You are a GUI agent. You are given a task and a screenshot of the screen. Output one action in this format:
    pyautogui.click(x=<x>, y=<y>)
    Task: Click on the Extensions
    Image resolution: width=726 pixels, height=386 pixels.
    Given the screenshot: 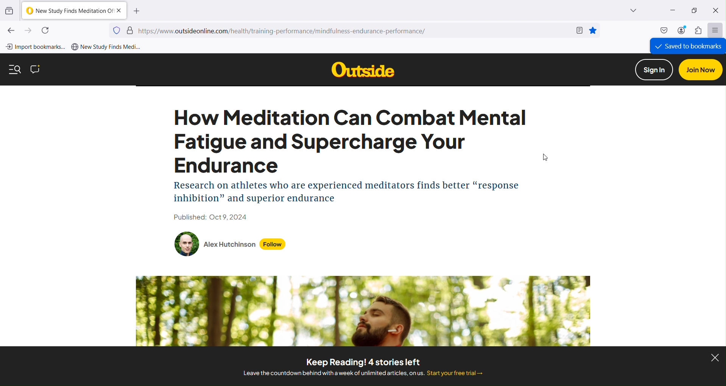 What is the action you would take?
    pyautogui.click(x=700, y=30)
    